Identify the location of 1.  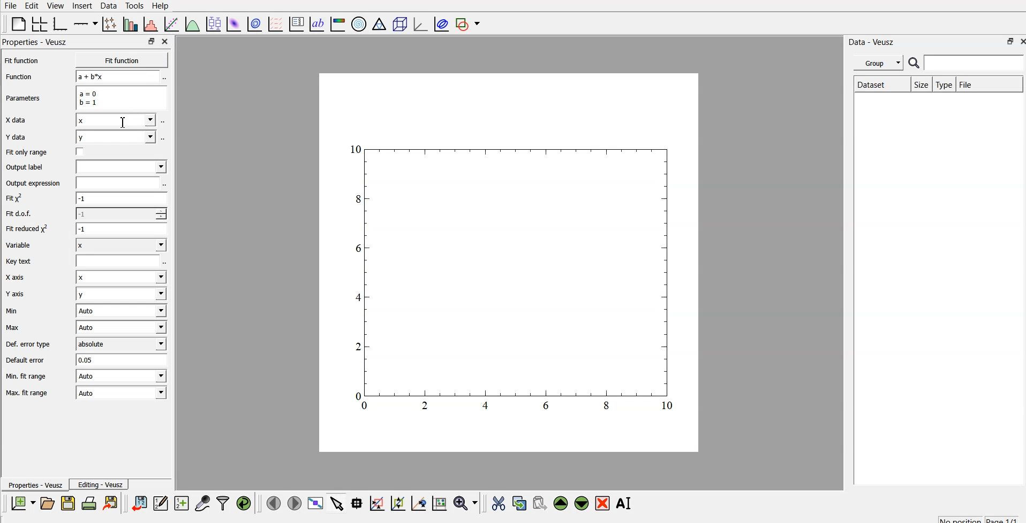
(120, 230).